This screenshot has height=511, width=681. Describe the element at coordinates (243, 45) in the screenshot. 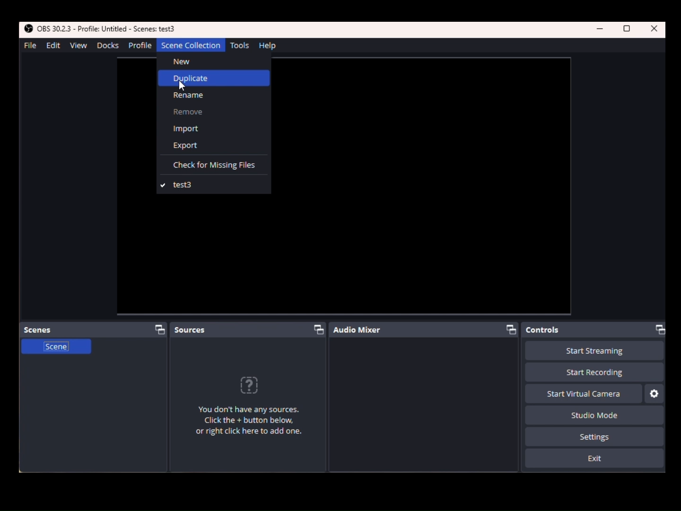

I see `tools` at that location.